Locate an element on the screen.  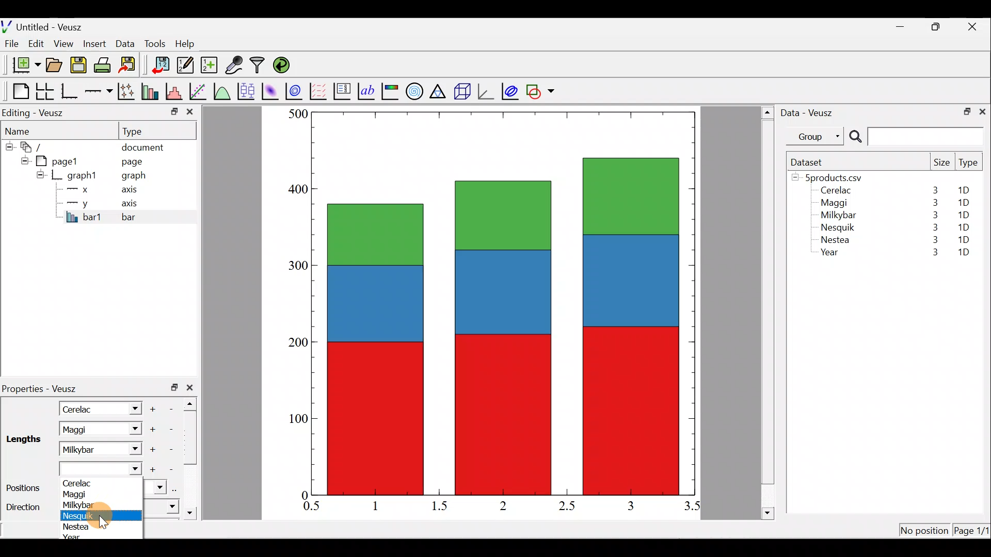
Nestea is located at coordinates (78, 526).